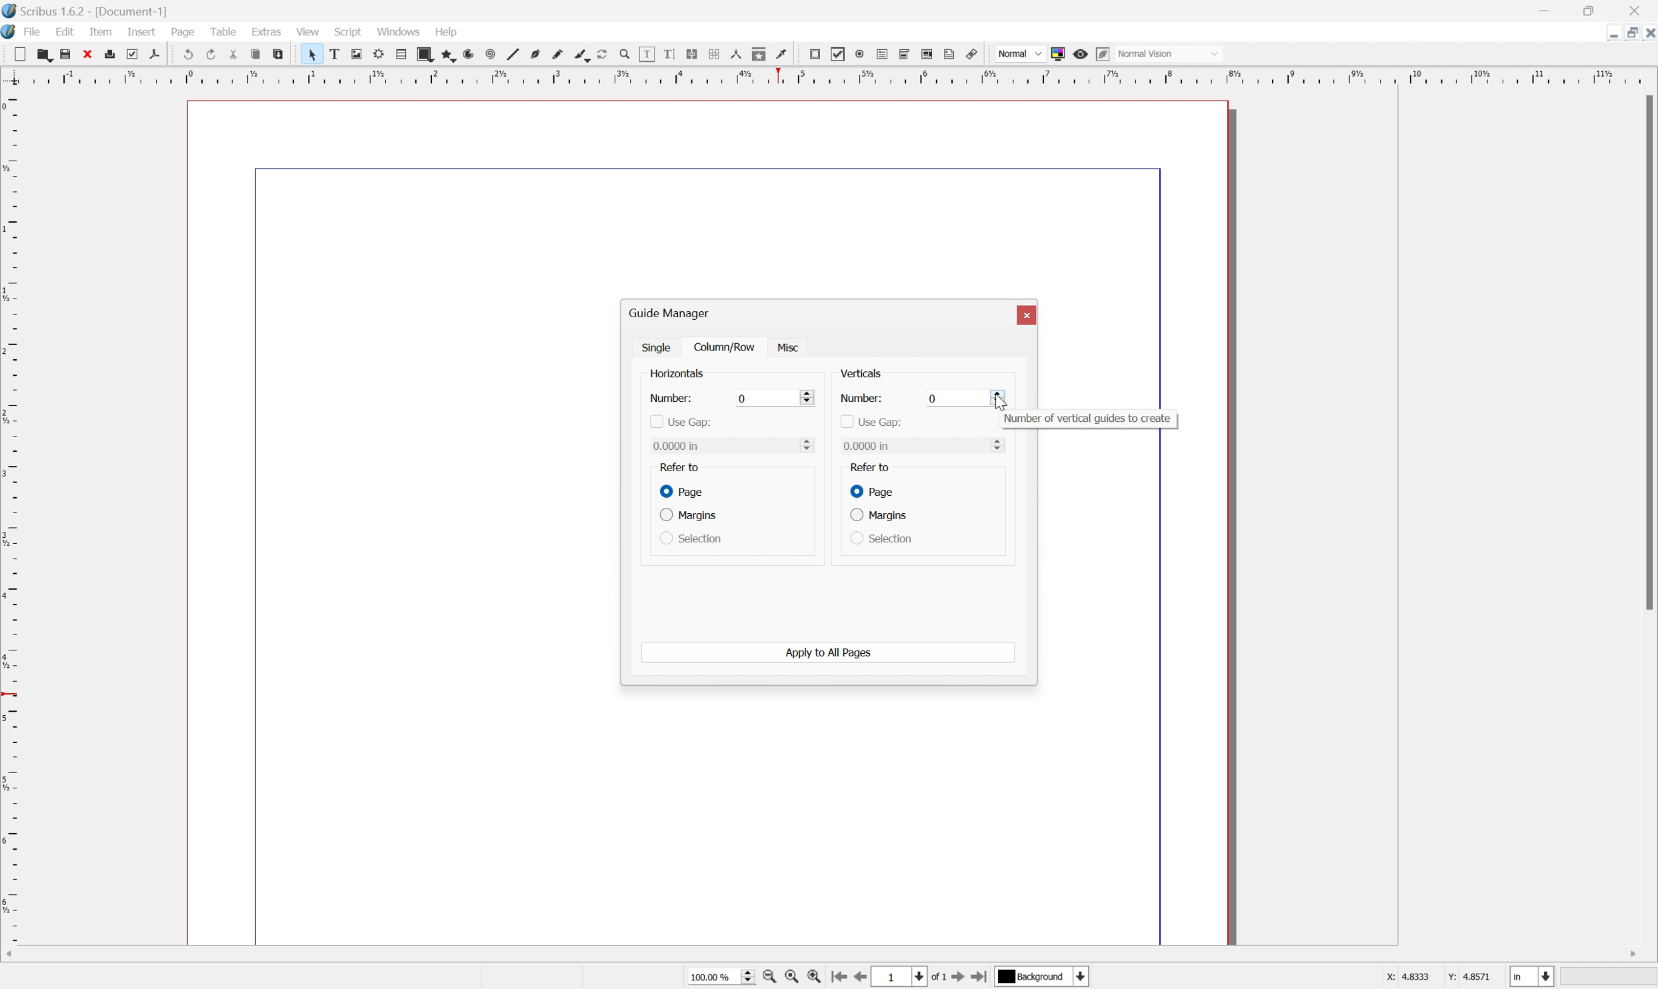 This screenshot has width=1658, height=989. What do you see at coordinates (972, 54) in the screenshot?
I see `link annotation` at bounding box center [972, 54].